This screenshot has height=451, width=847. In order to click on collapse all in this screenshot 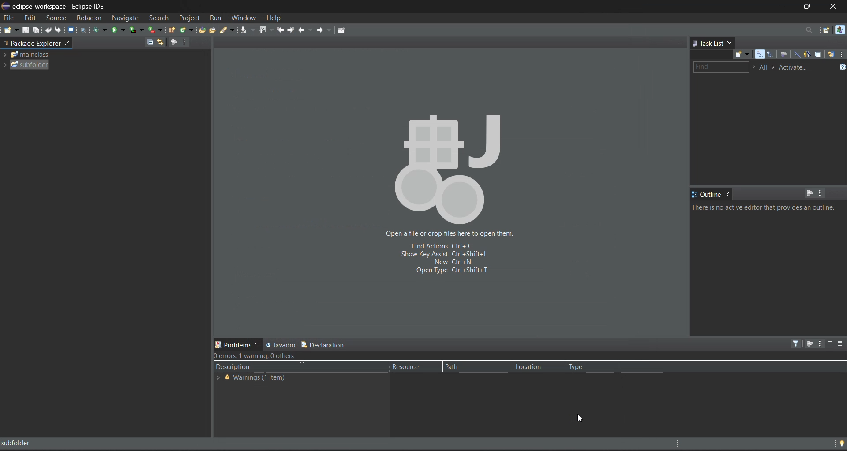, I will do `click(150, 43)`.